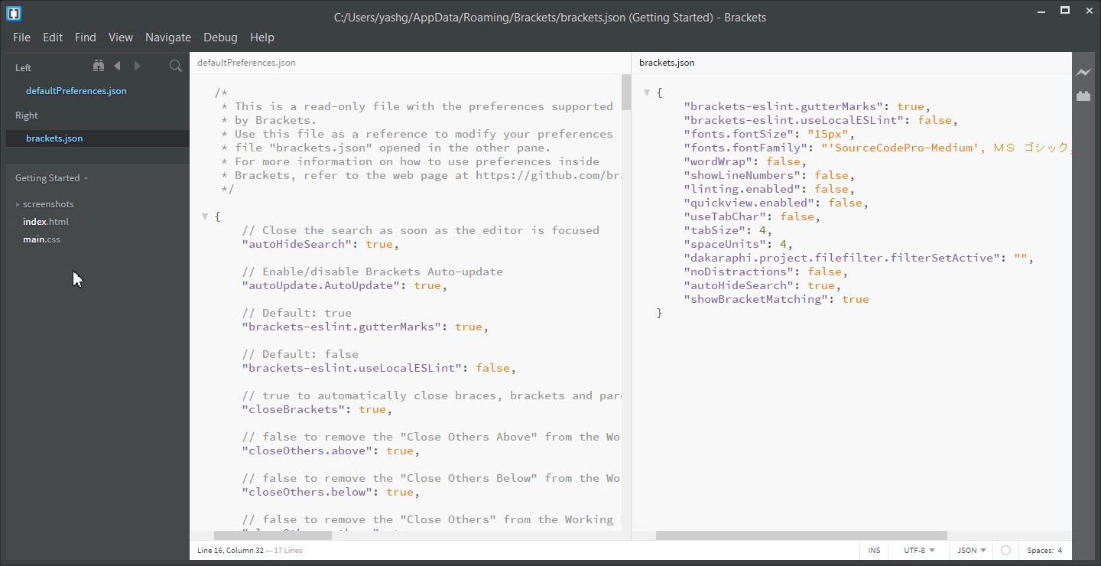 This screenshot has width=1101, height=566. I want to click on main.css, so click(44, 239).